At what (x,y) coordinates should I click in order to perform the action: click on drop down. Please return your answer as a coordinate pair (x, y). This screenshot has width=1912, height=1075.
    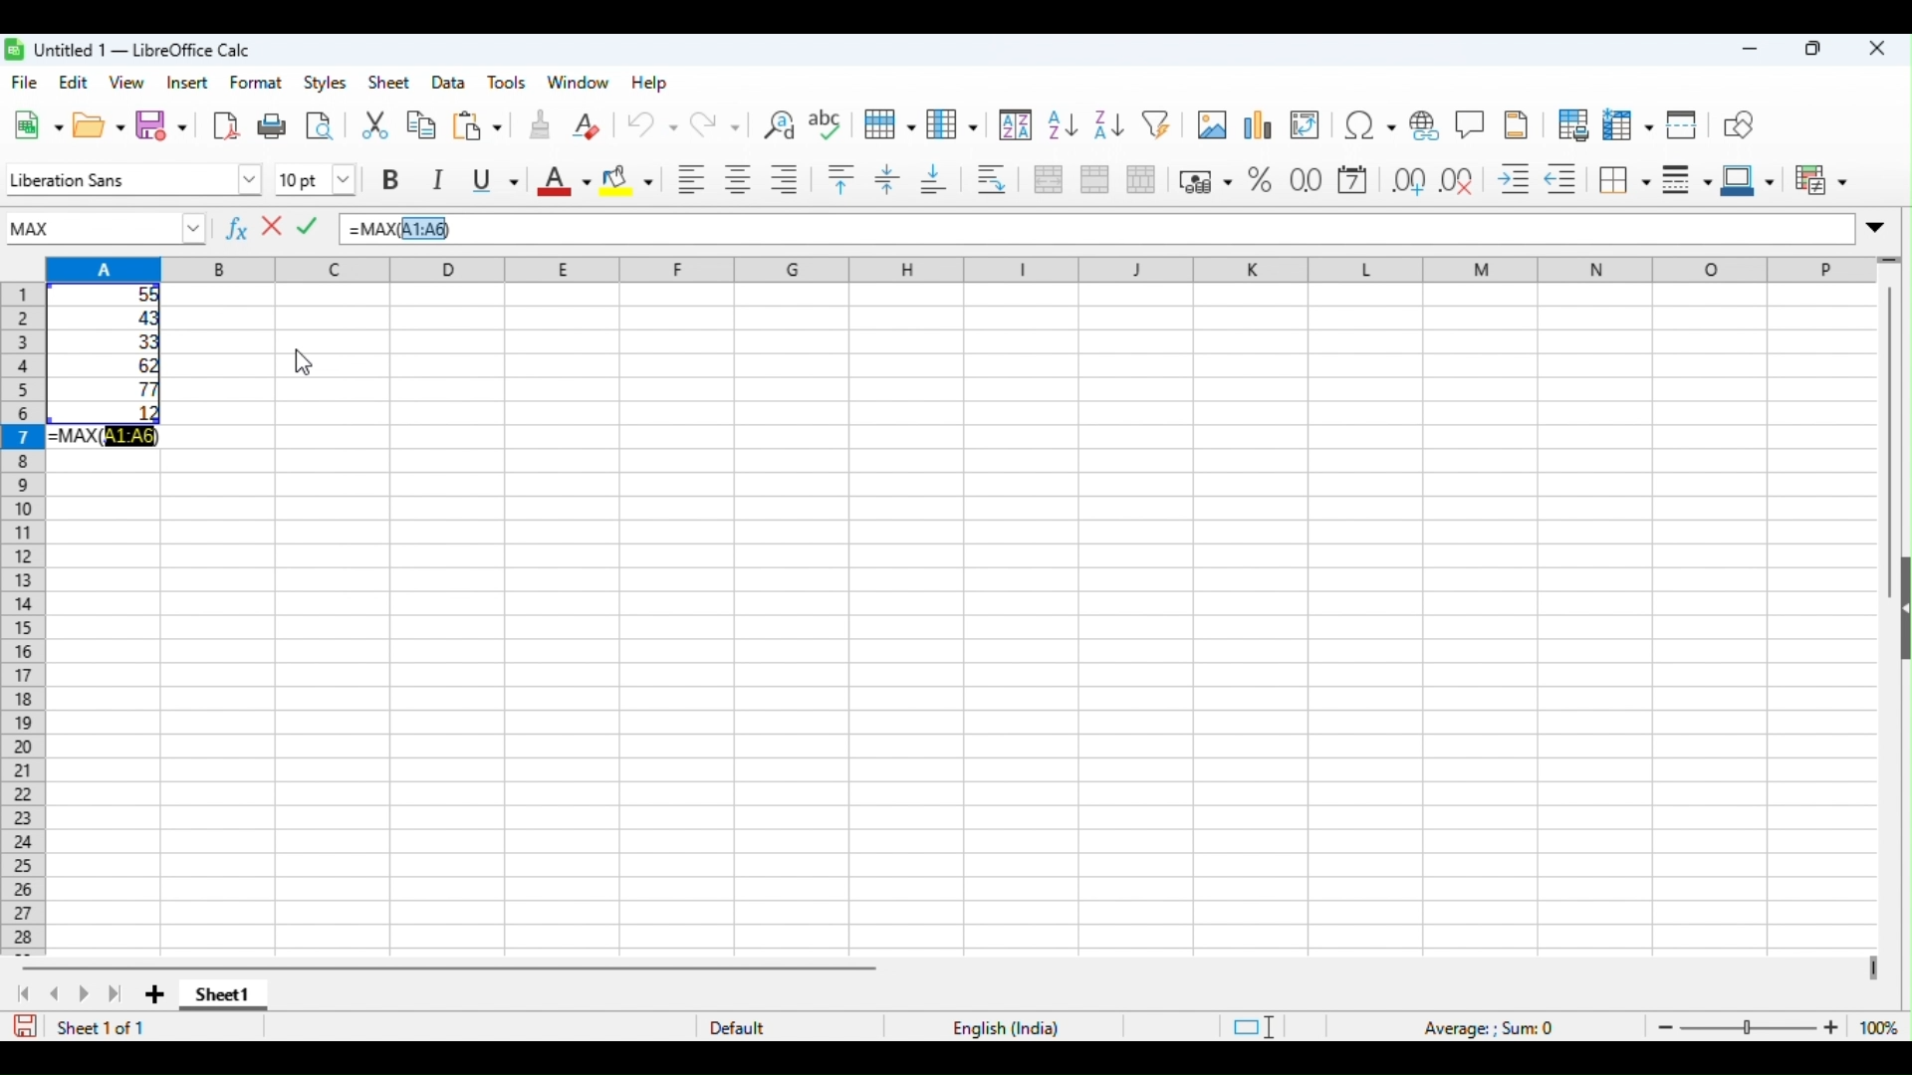
    Looking at the image, I should click on (252, 180).